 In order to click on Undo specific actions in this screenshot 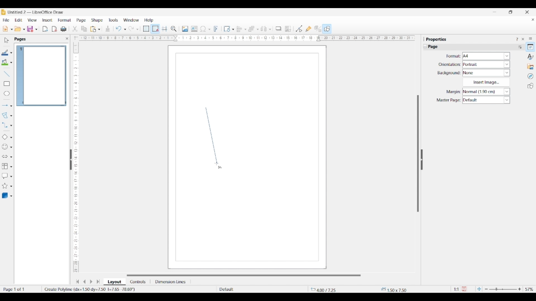, I will do `click(125, 29)`.